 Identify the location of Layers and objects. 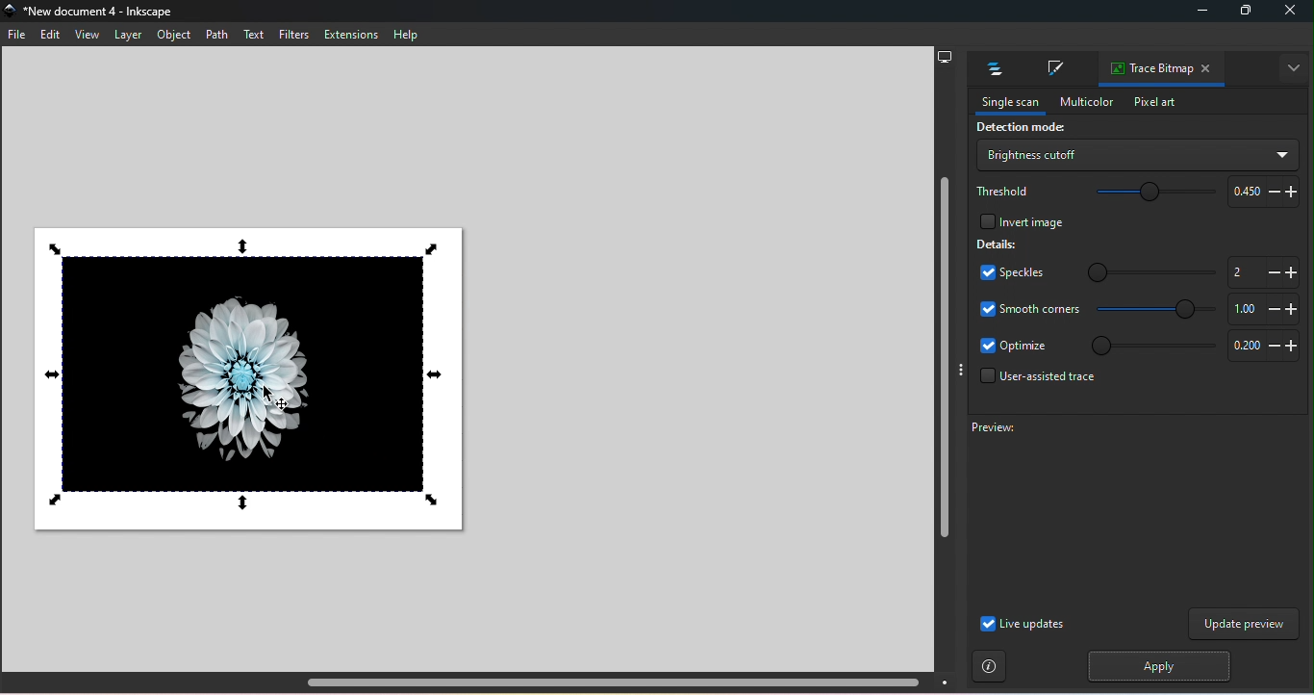
(990, 69).